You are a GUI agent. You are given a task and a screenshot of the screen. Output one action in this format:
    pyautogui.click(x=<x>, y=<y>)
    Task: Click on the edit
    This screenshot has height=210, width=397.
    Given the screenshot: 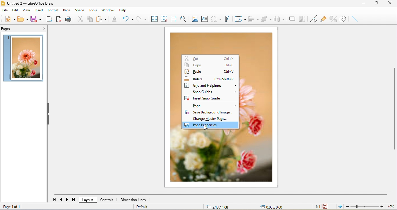 What is the action you would take?
    pyautogui.click(x=16, y=10)
    